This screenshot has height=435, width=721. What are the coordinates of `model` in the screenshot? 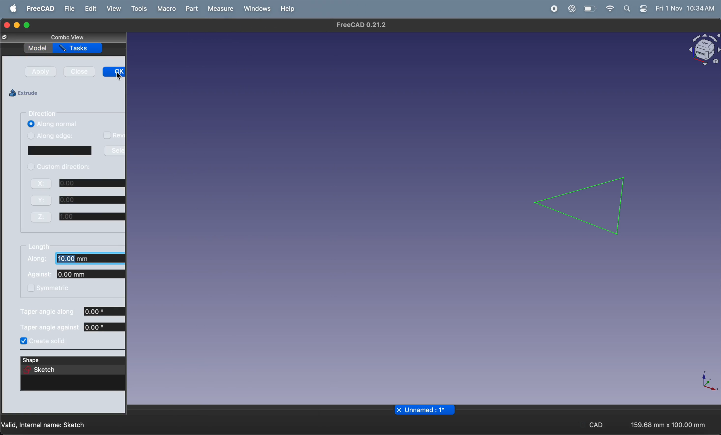 It's located at (36, 48).